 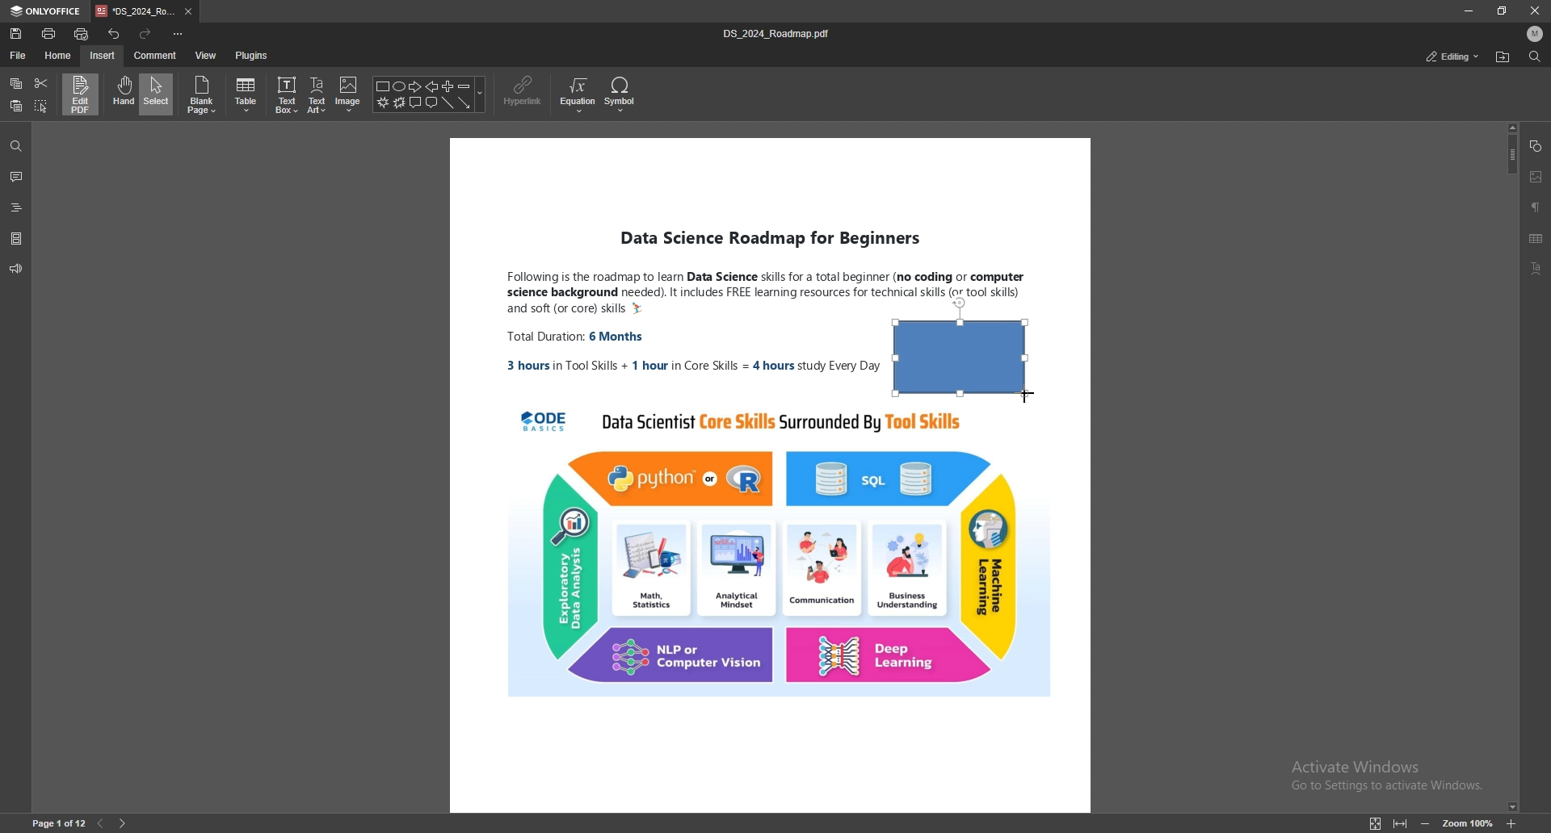 What do you see at coordinates (115, 32) in the screenshot?
I see `undo` at bounding box center [115, 32].